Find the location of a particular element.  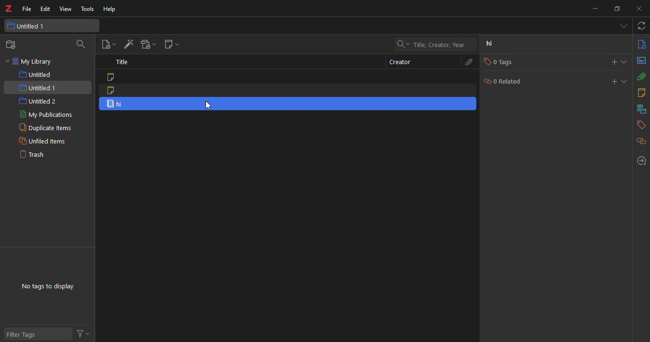

edit is located at coordinates (44, 9).